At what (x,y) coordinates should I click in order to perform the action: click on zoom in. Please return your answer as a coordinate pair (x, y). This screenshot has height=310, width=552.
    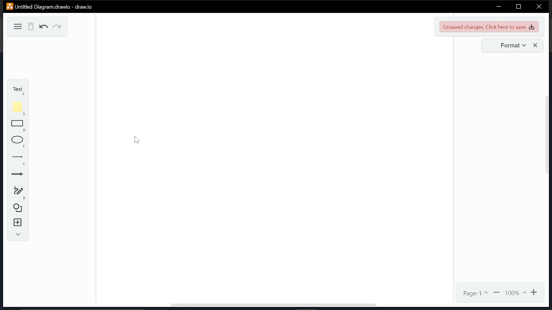
    Looking at the image, I should click on (535, 292).